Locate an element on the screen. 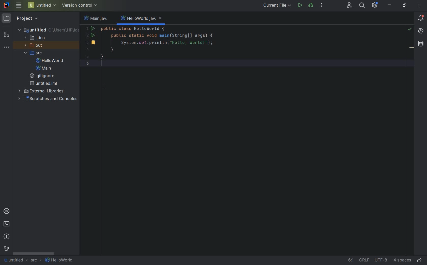 The width and height of the screenshot is (427, 265). go to line is located at coordinates (349, 261).